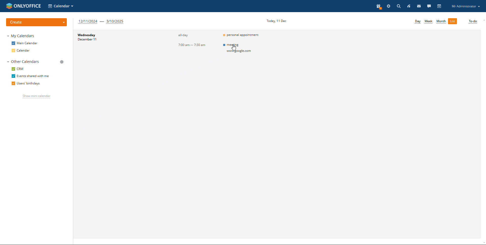 The image size is (486, 245). What do you see at coordinates (419, 6) in the screenshot?
I see `mail` at bounding box center [419, 6].